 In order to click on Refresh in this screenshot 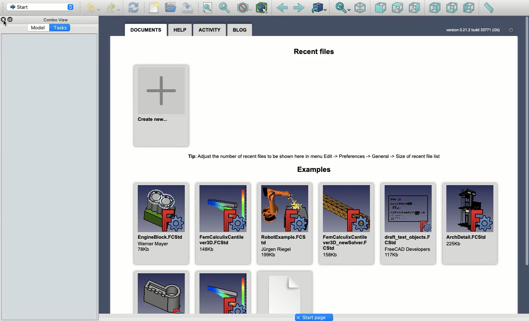, I will do `click(133, 8)`.